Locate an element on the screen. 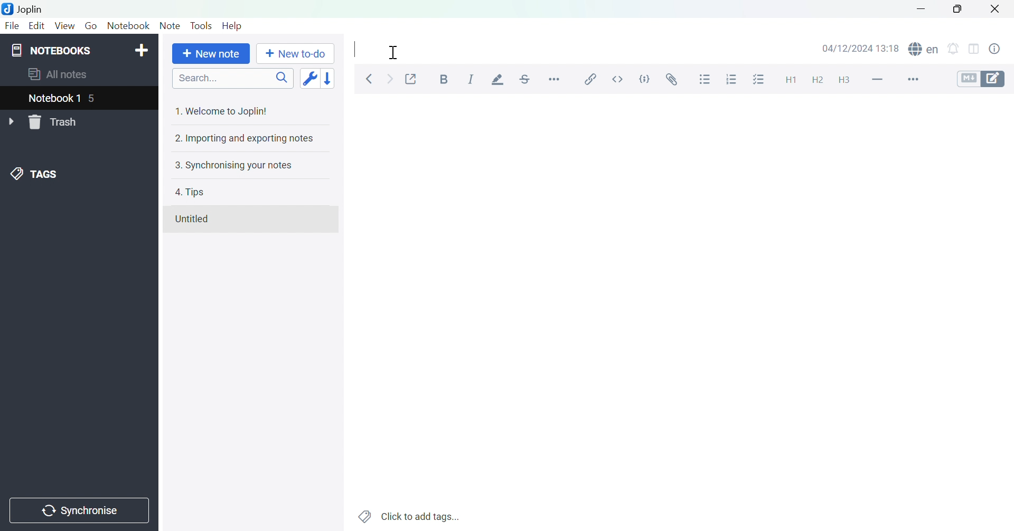 This screenshot has width=1014, height=531. Click to add tags... is located at coordinates (409, 516).